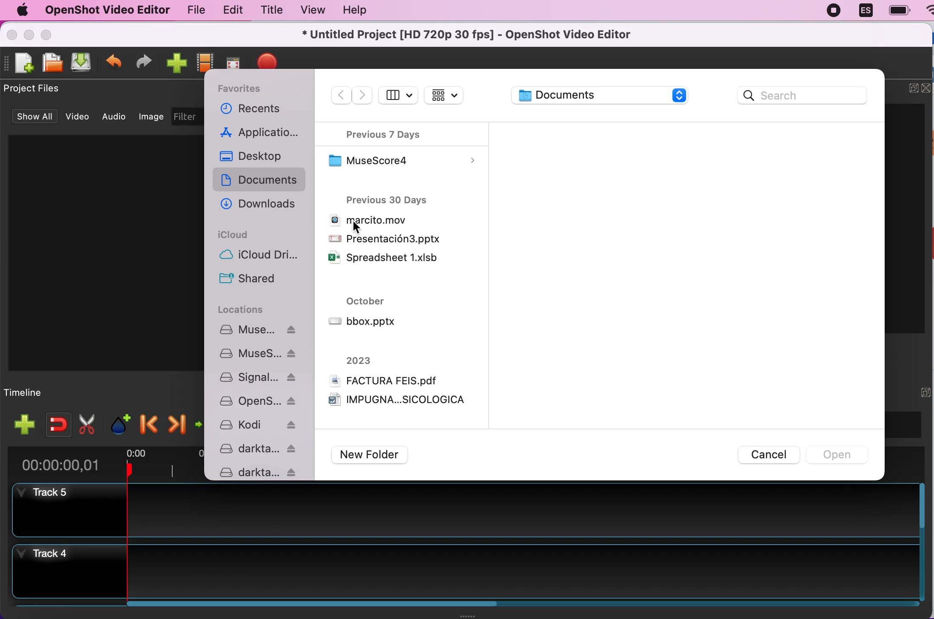 The width and height of the screenshot is (934, 619). Describe the element at coordinates (150, 117) in the screenshot. I see `image` at that location.